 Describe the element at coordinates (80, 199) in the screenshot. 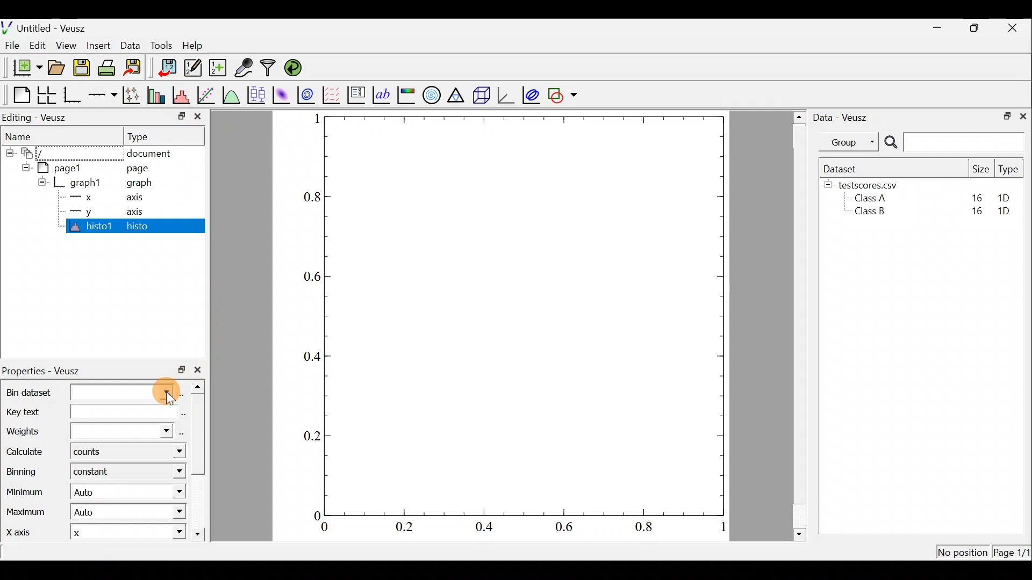

I see `x` at that location.